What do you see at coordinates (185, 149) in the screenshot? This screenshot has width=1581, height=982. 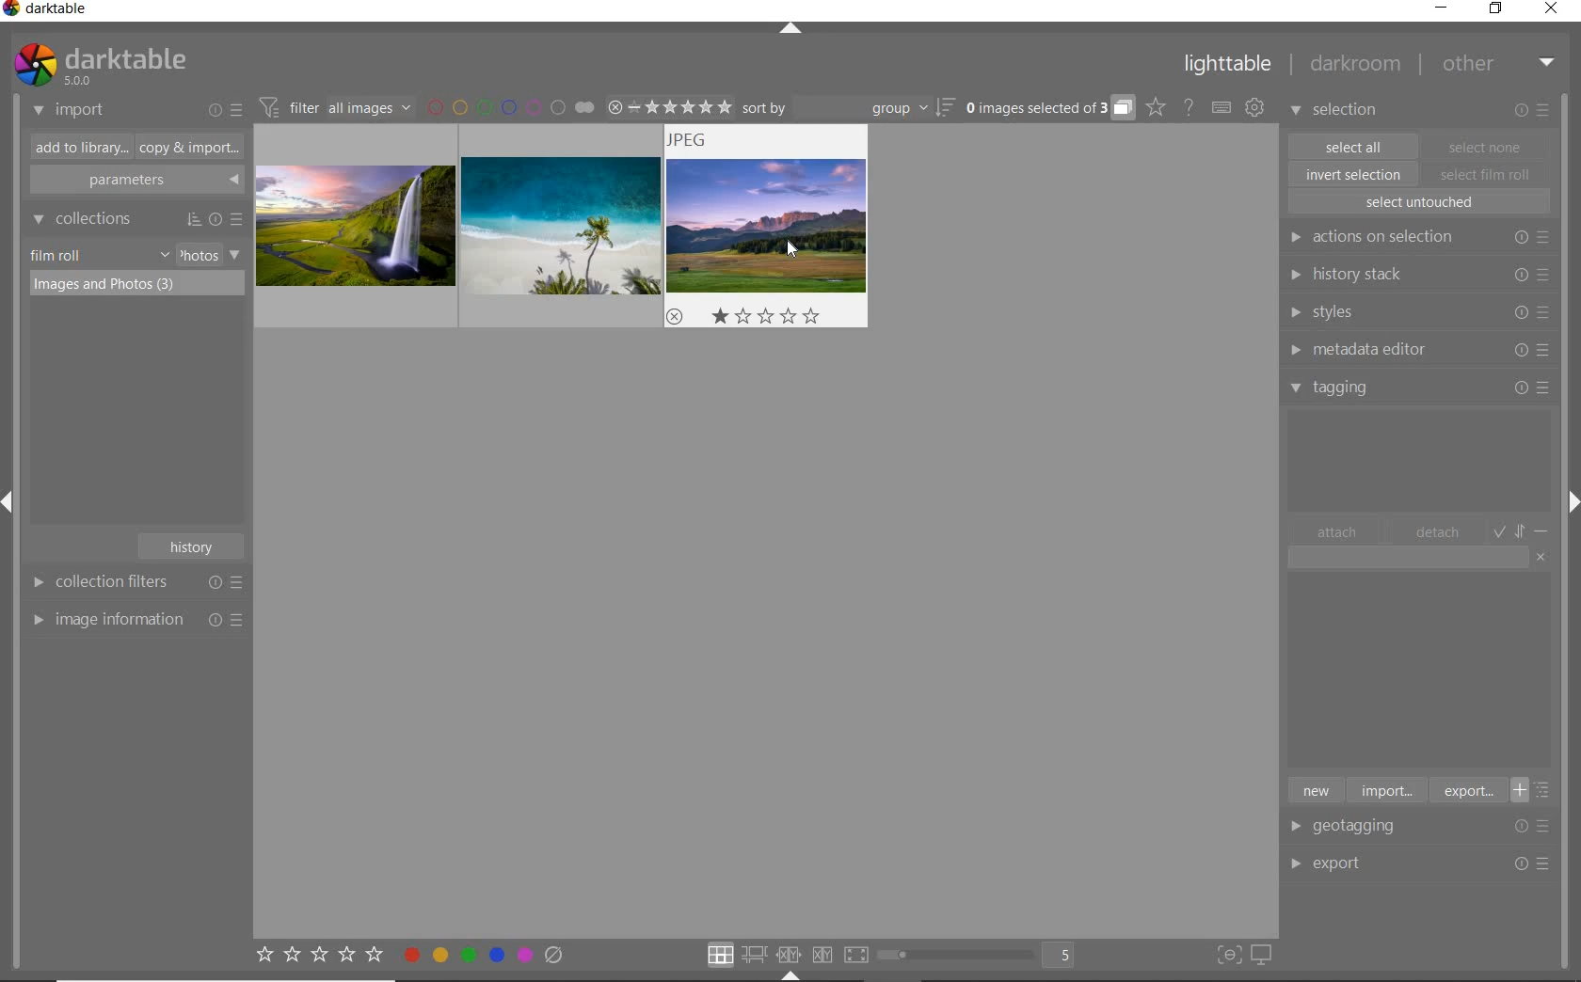 I see `copy & import` at bounding box center [185, 149].